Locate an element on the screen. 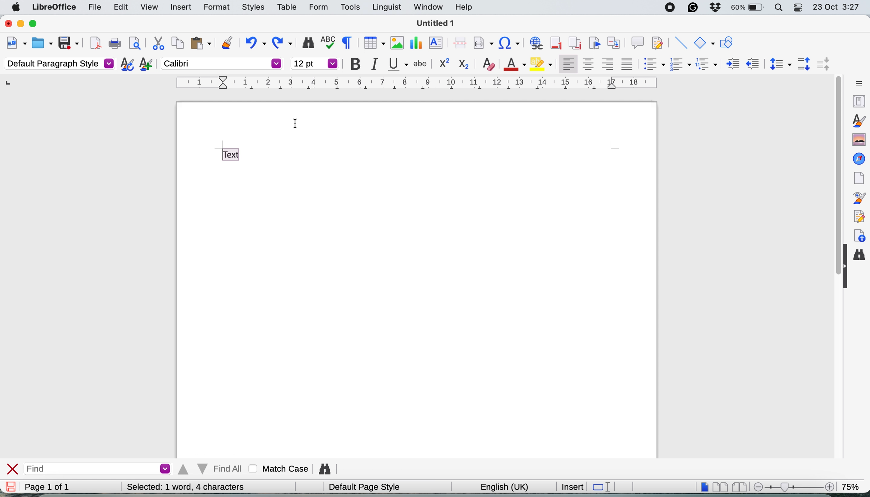 Image resolution: width=870 pixels, height=497 pixels. file is located at coordinates (92, 8).